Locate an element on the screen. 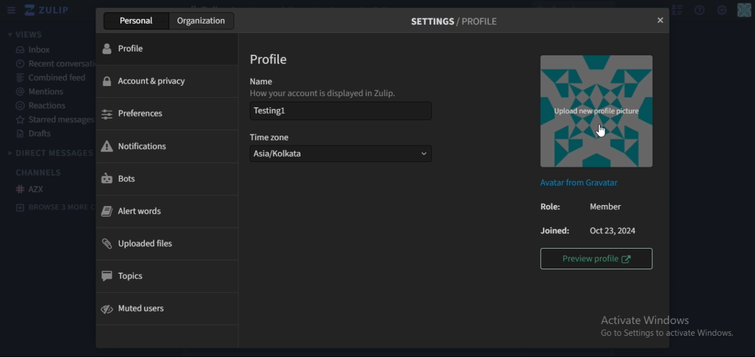 This screenshot has width=755, height=357. channels is located at coordinates (37, 170).